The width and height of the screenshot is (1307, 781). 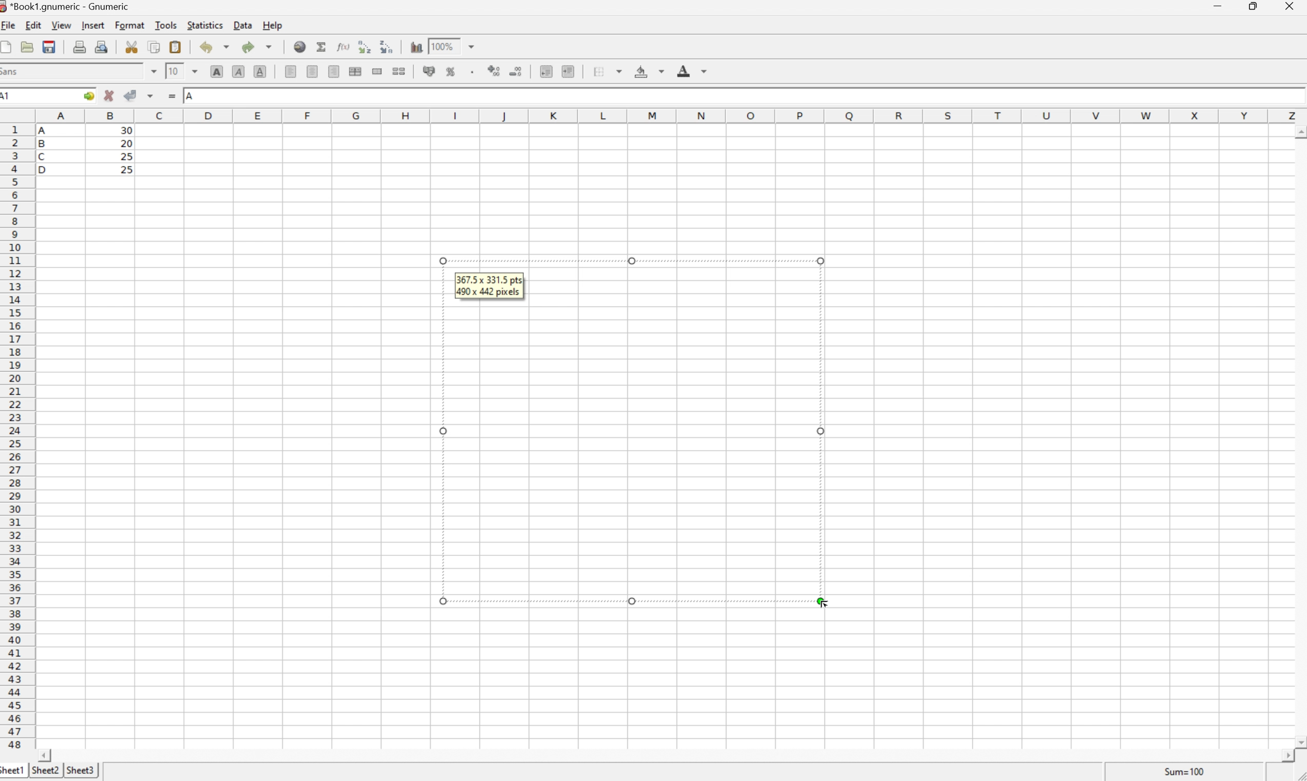 I want to click on Print the current file, so click(x=79, y=46).